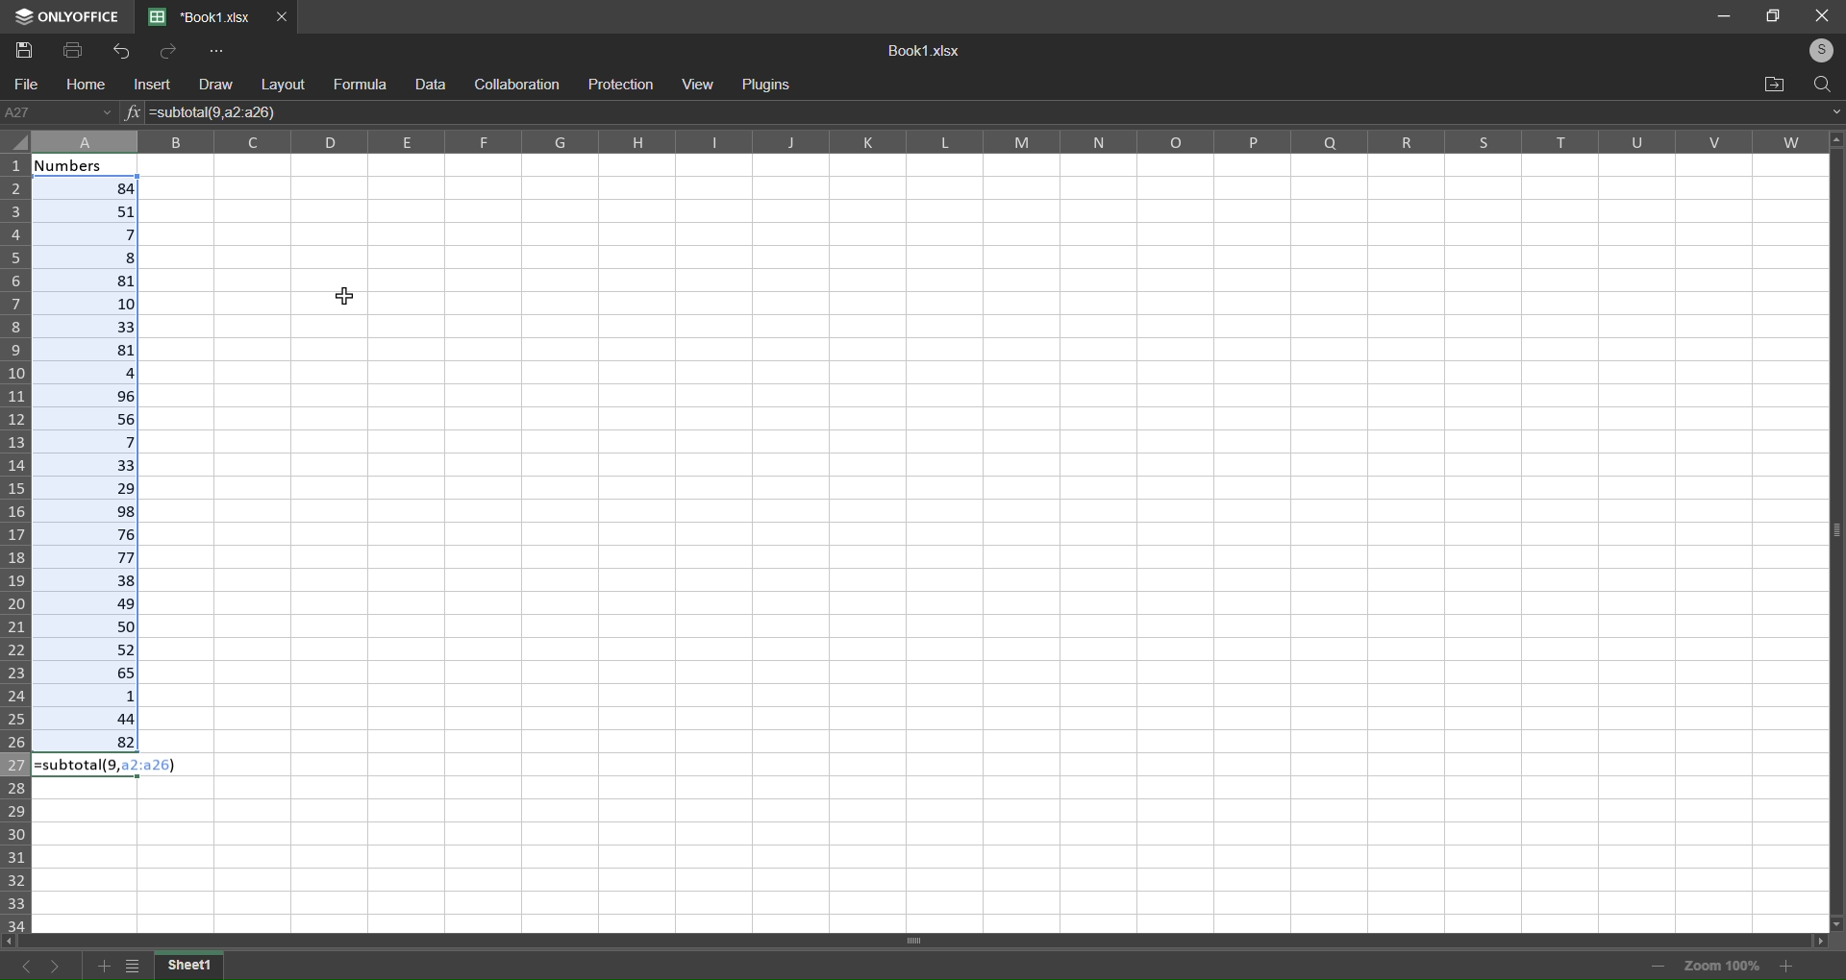 The height and width of the screenshot is (980, 1846). Describe the element at coordinates (218, 112) in the screenshot. I see `=subtotal(9,a2,a26)` at that location.